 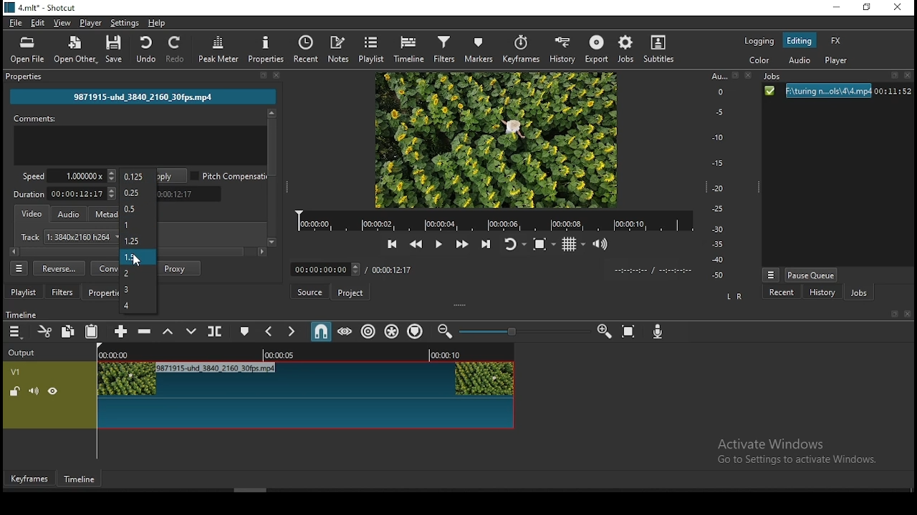 What do you see at coordinates (145, 330) in the screenshot?
I see `ripple delete` at bounding box center [145, 330].